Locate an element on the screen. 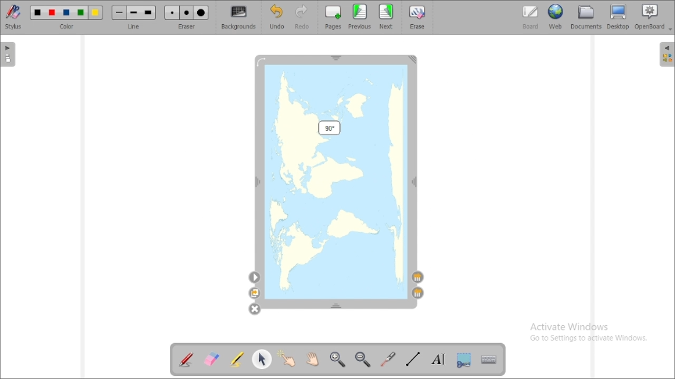  scroll page is located at coordinates (312, 358).